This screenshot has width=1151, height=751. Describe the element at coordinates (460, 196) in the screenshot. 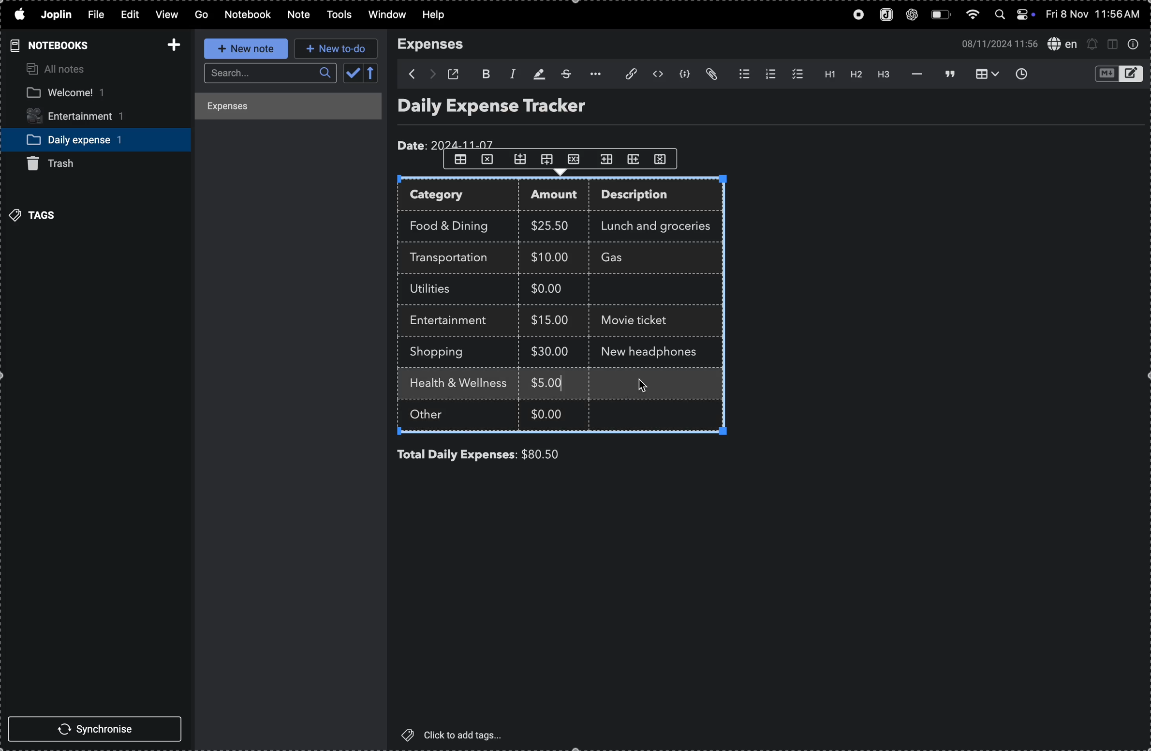

I see `category` at that location.